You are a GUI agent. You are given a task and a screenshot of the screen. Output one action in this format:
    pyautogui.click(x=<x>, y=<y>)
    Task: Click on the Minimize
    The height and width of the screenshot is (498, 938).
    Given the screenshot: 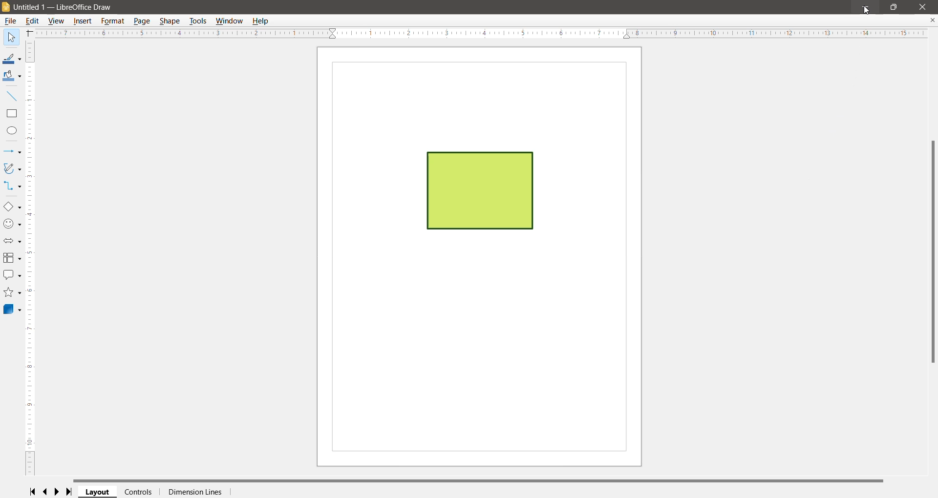 What is the action you would take?
    pyautogui.click(x=865, y=6)
    